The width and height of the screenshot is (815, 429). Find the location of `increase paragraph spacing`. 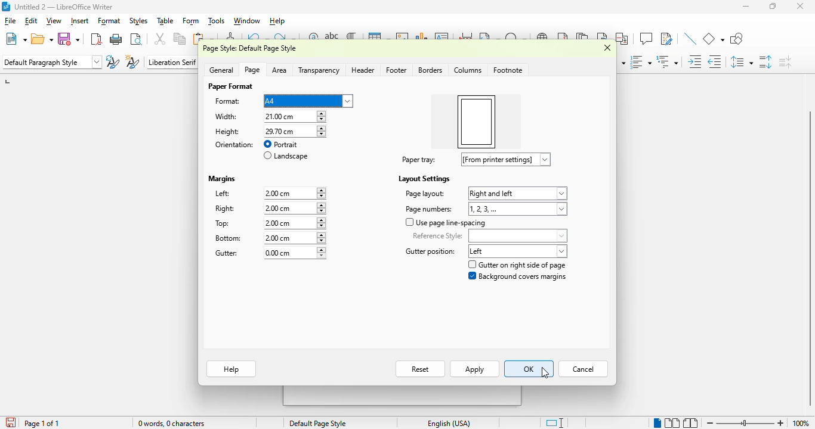

increase paragraph spacing is located at coordinates (765, 61).